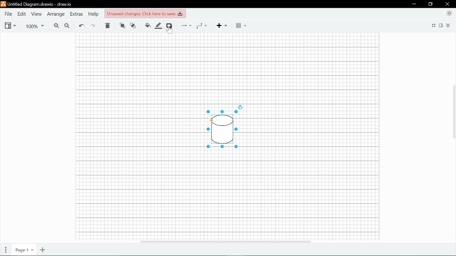 Image resolution: width=456 pixels, height=256 pixels. What do you see at coordinates (145, 14) in the screenshot?
I see `Unsaved changes, Click here to save` at bounding box center [145, 14].